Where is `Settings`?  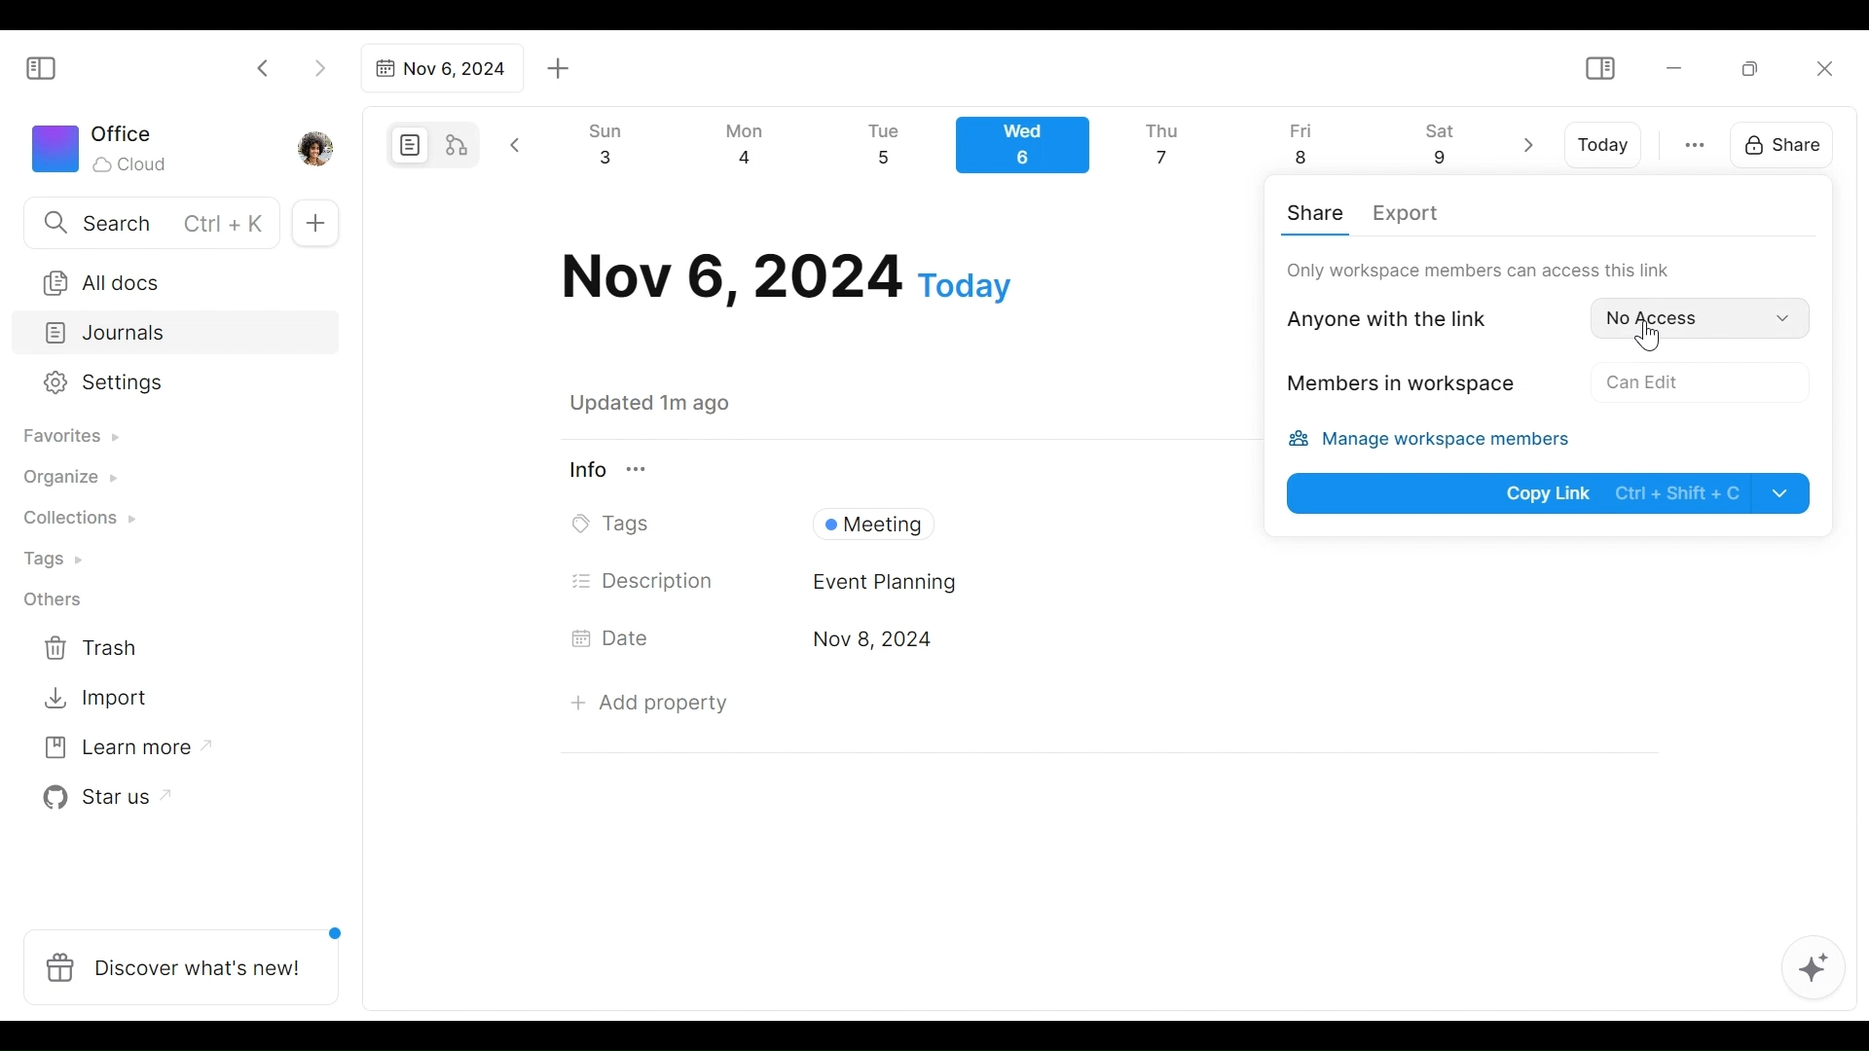 Settings is located at coordinates (161, 383).